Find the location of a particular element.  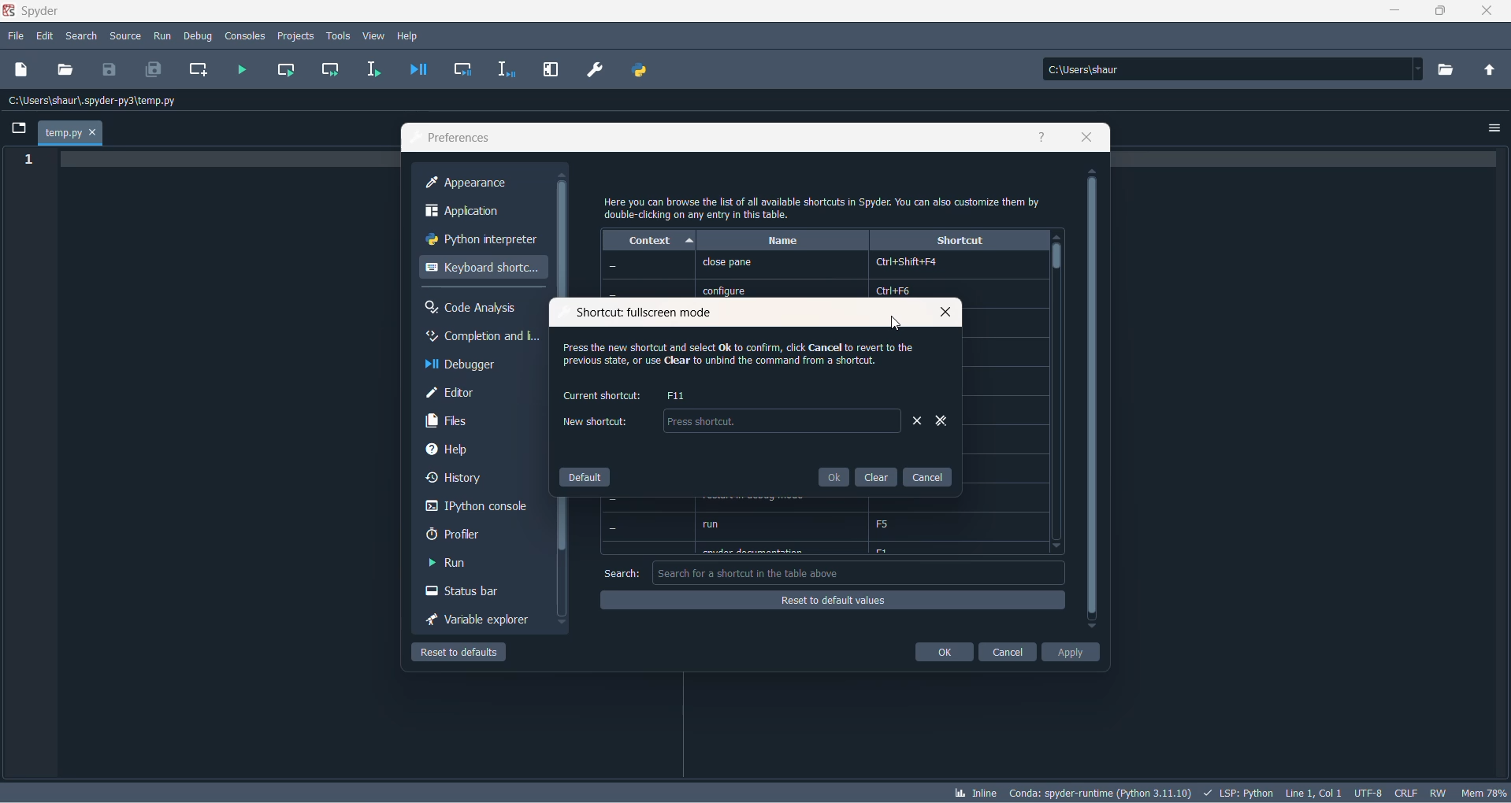

new shortcut is located at coordinates (597, 423).